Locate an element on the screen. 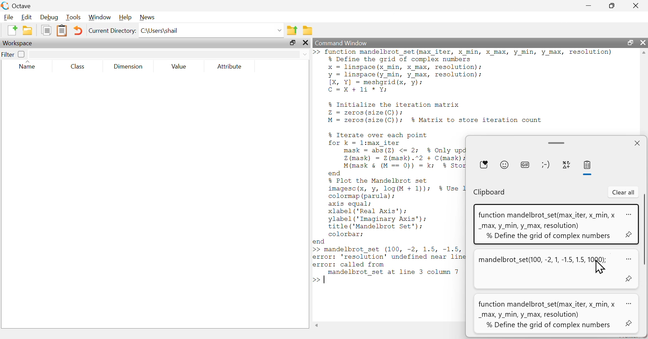  Tools is located at coordinates (72, 18).